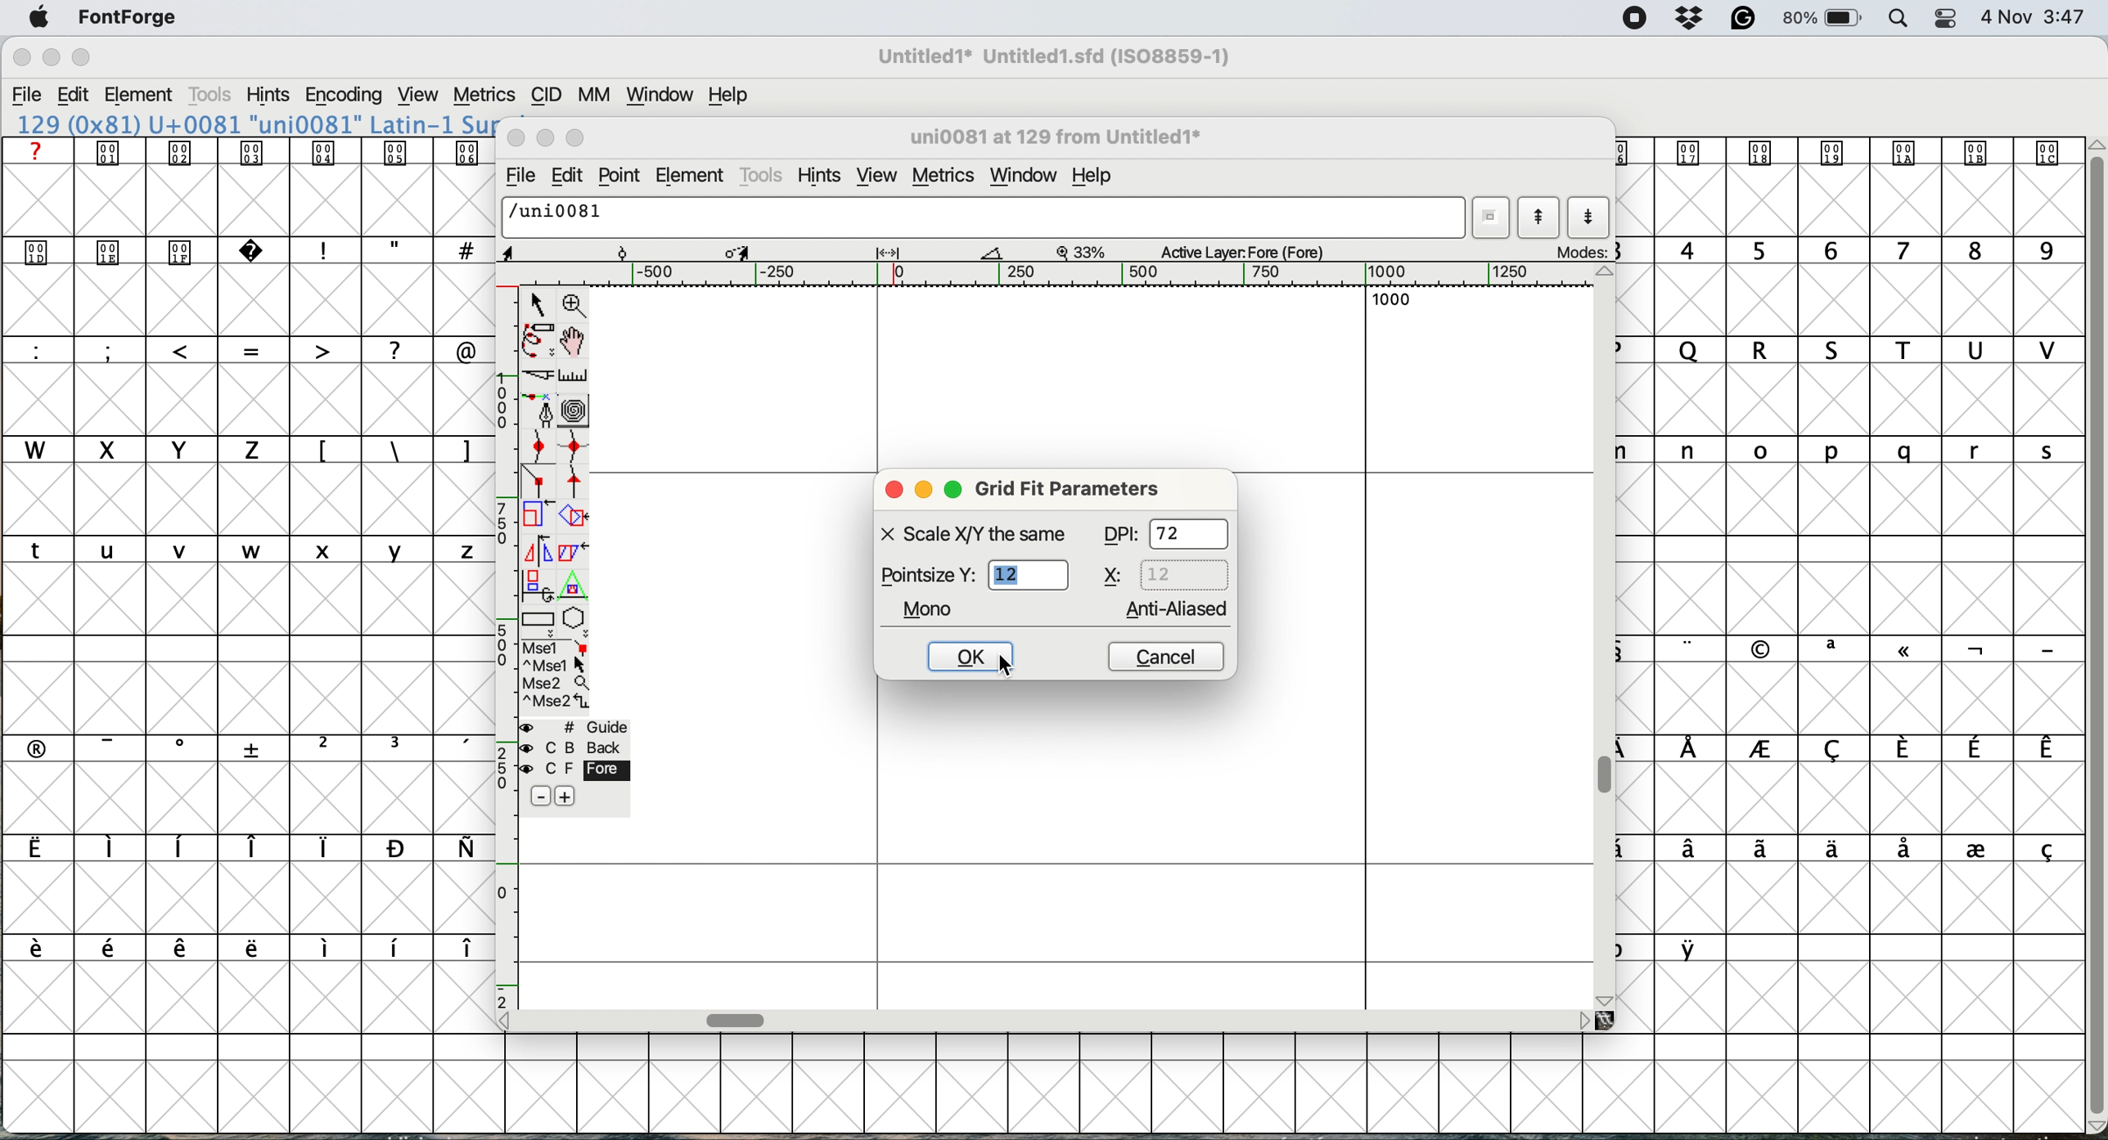 This screenshot has height=1140, width=2108. I want to click on zoom, so click(579, 305).